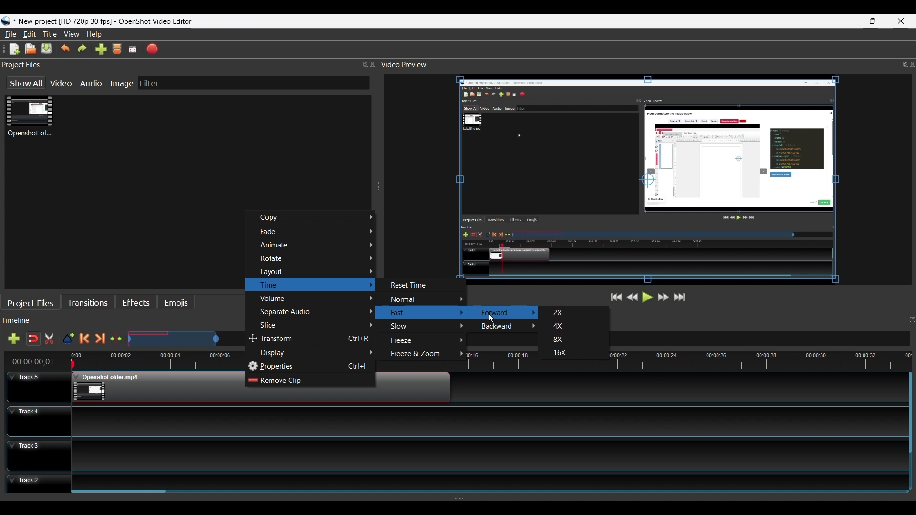  I want to click on Video Preview Panel, so click(647, 65).